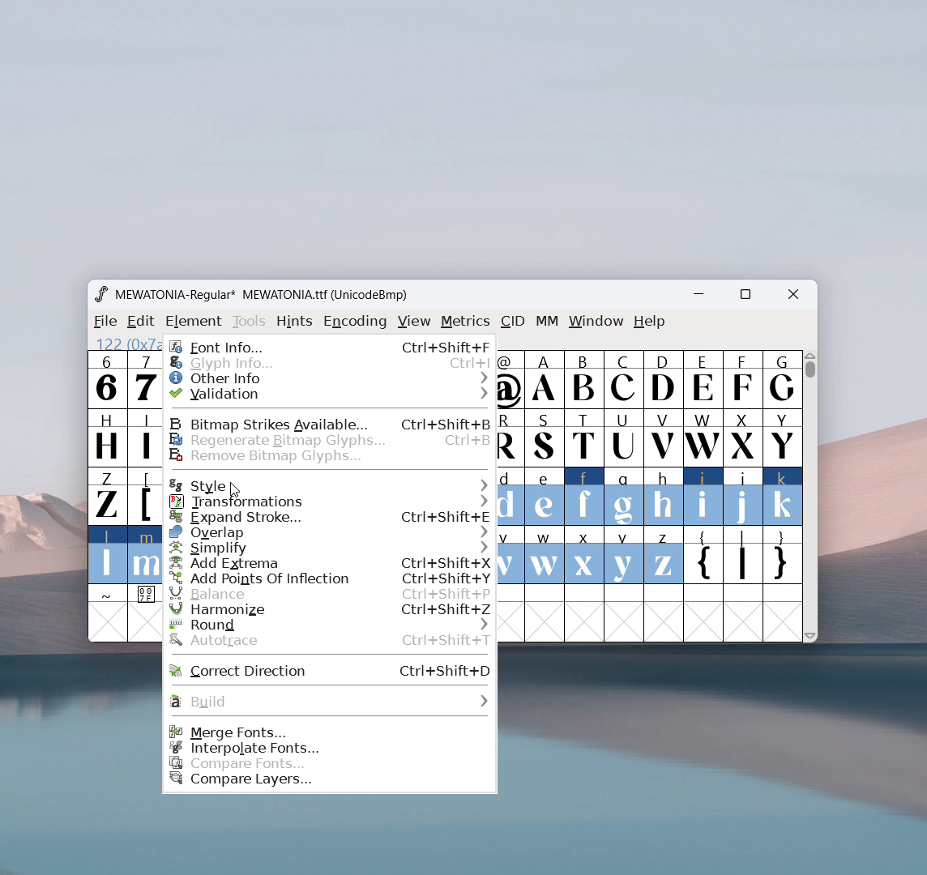  What do you see at coordinates (331, 394) in the screenshot?
I see `validation` at bounding box center [331, 394].